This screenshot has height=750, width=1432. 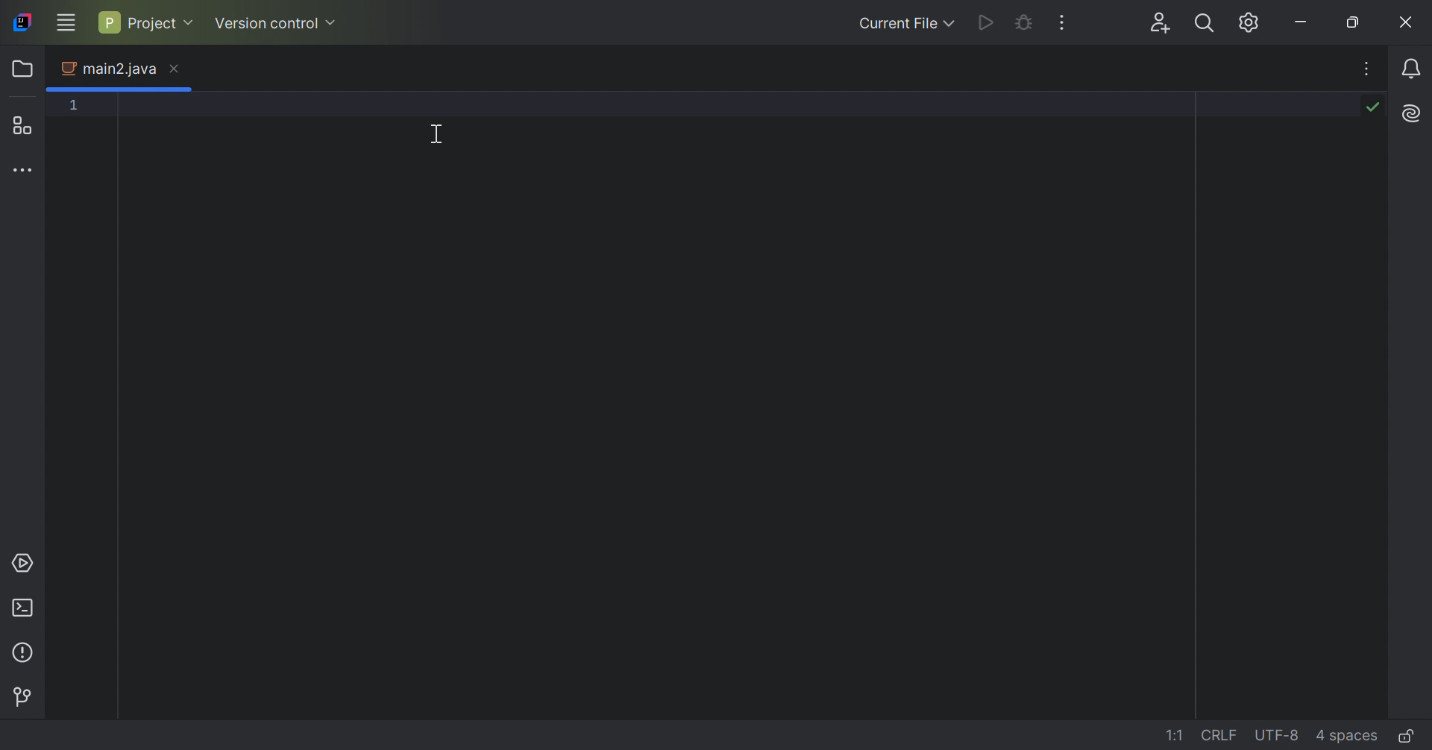 What do you see at coordinates (1162, 24) in the screenshot?
I see `Code with me` at bounding box center [1162, 24].